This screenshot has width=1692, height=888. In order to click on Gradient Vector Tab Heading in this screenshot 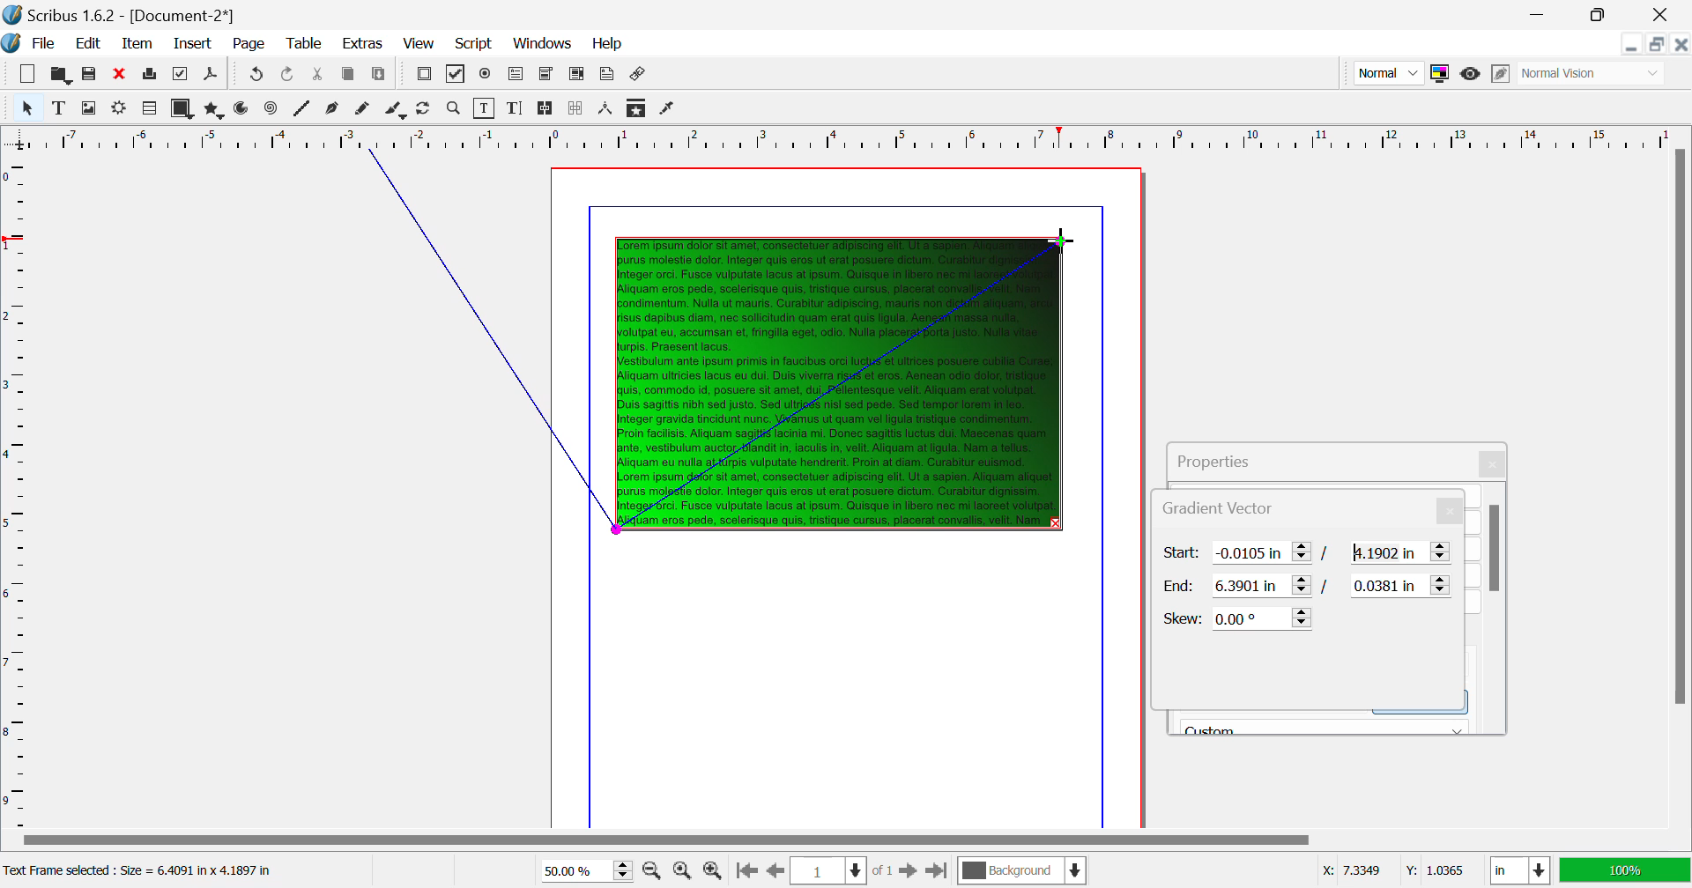, I will do `click(1168, 509)`.